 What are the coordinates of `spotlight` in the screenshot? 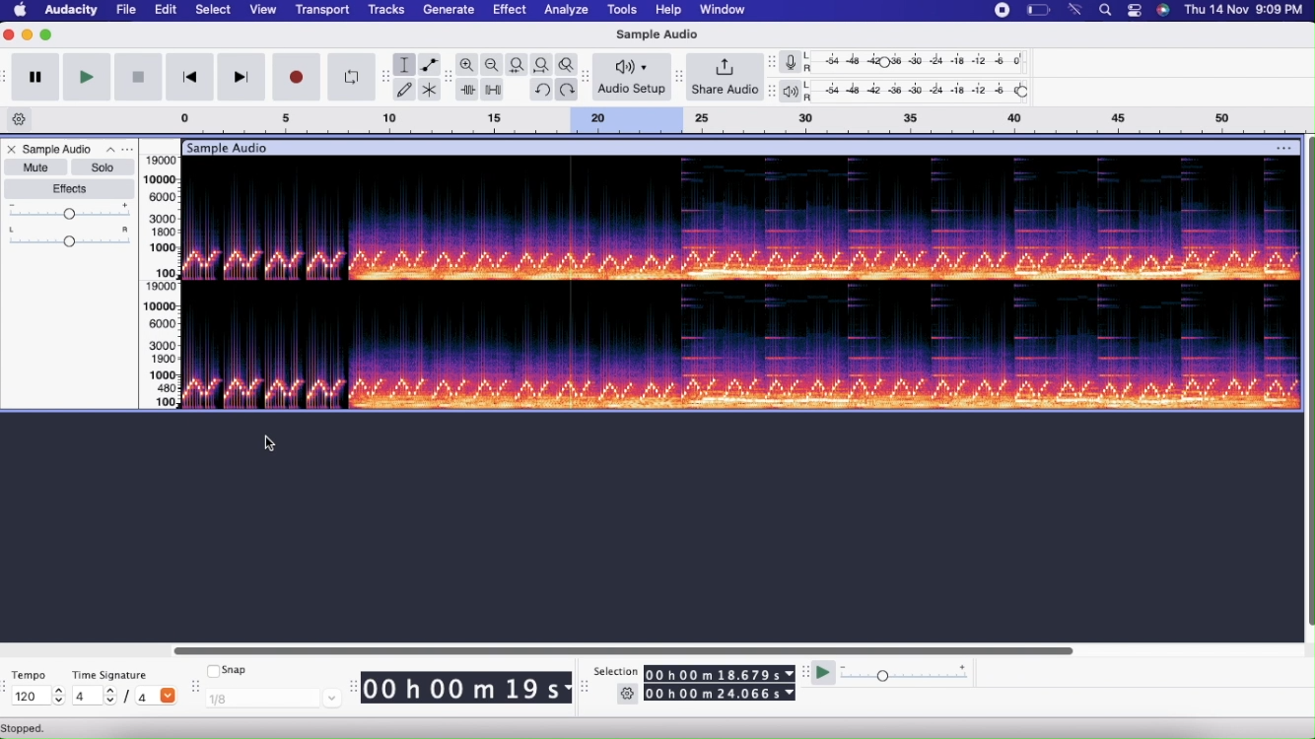 It's located at (1107, 10).